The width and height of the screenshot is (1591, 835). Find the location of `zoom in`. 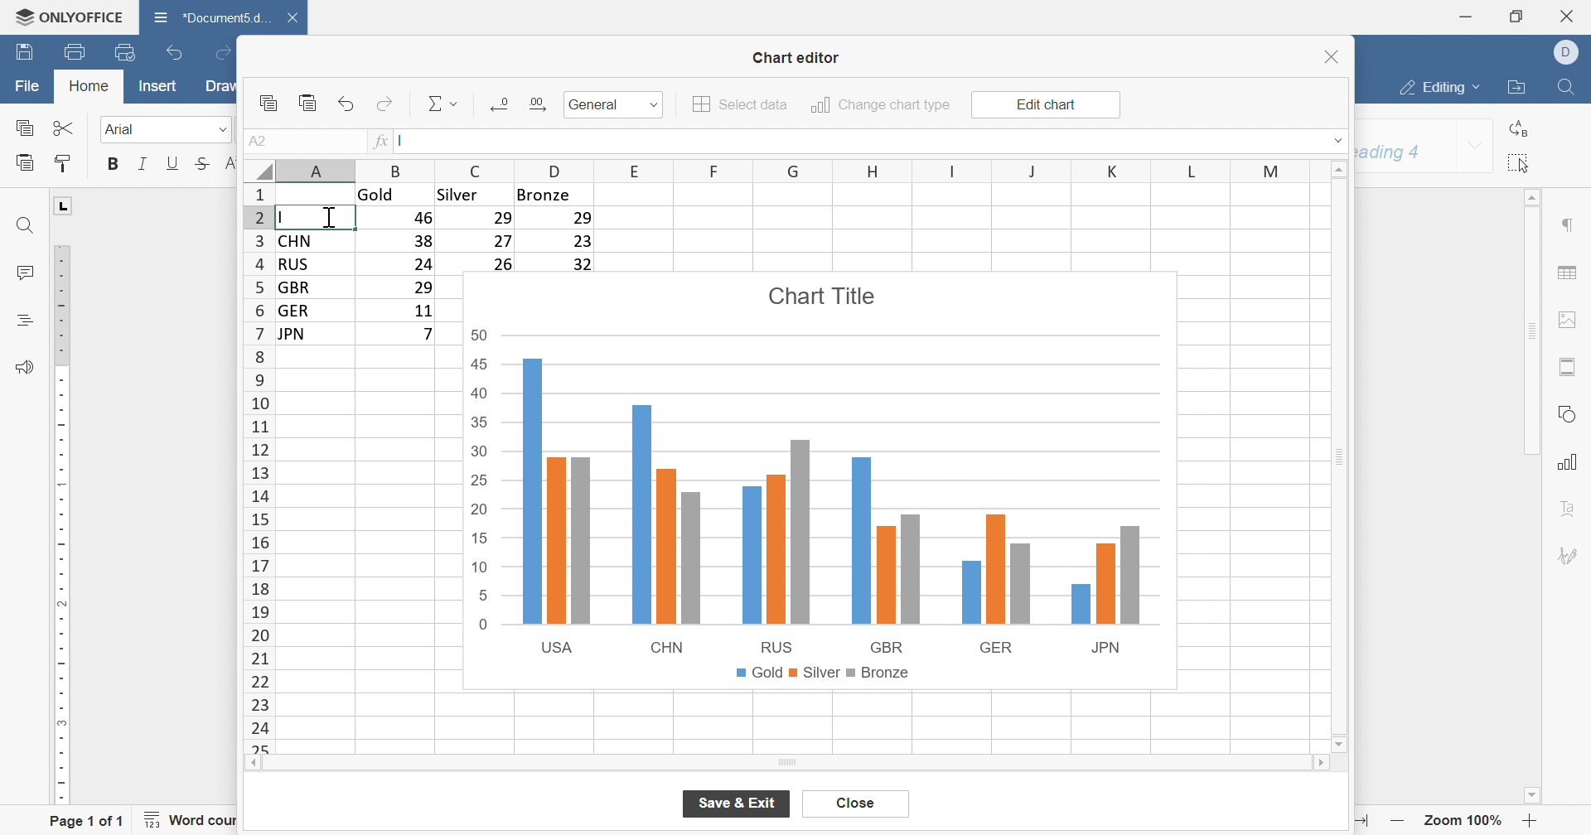

zoom in is located at coordinates (1531, 821).